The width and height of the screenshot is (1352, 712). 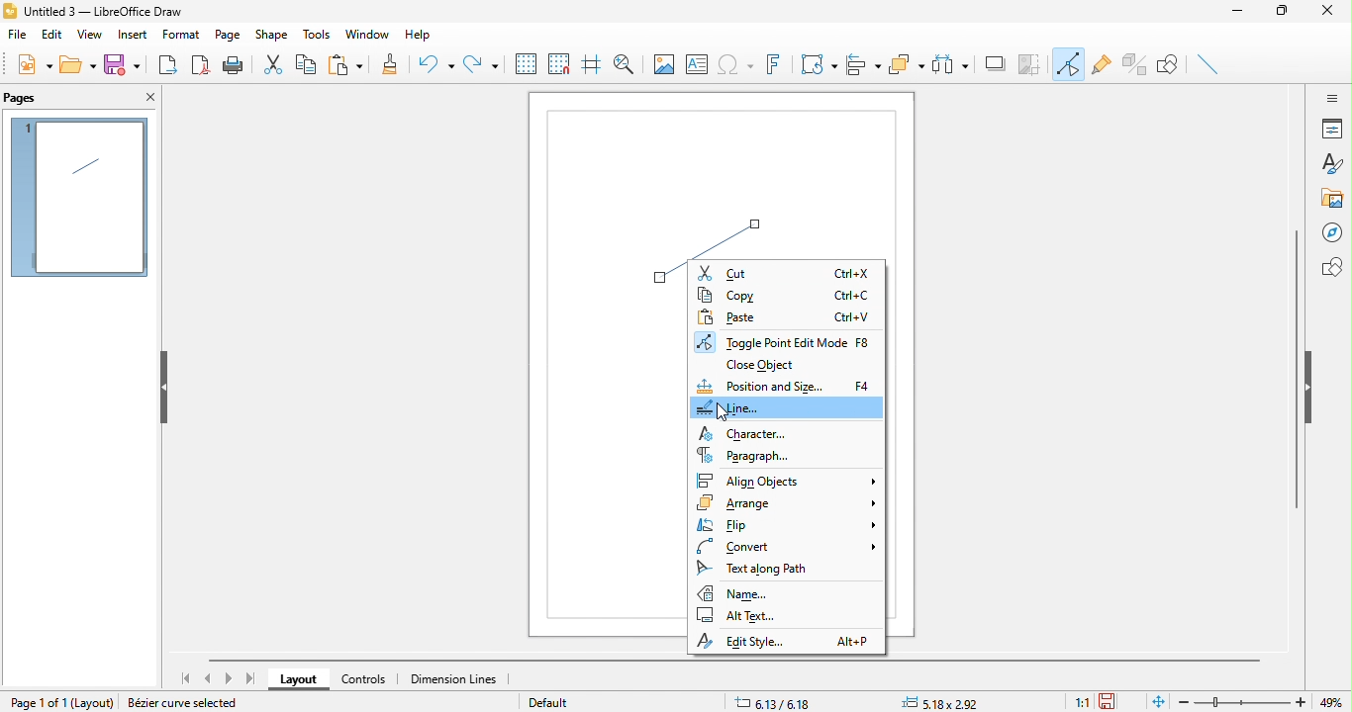 I want to click on line, so click(x=788, y=407).